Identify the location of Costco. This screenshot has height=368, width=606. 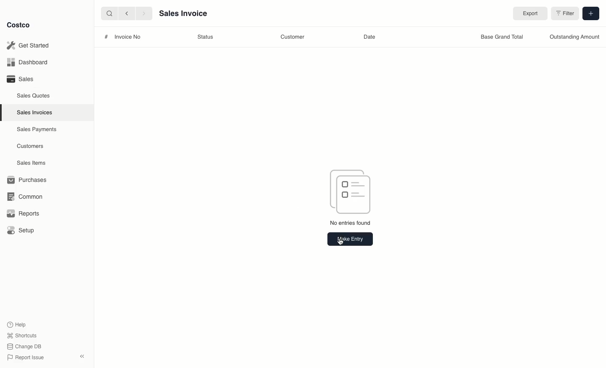
(19, 25).